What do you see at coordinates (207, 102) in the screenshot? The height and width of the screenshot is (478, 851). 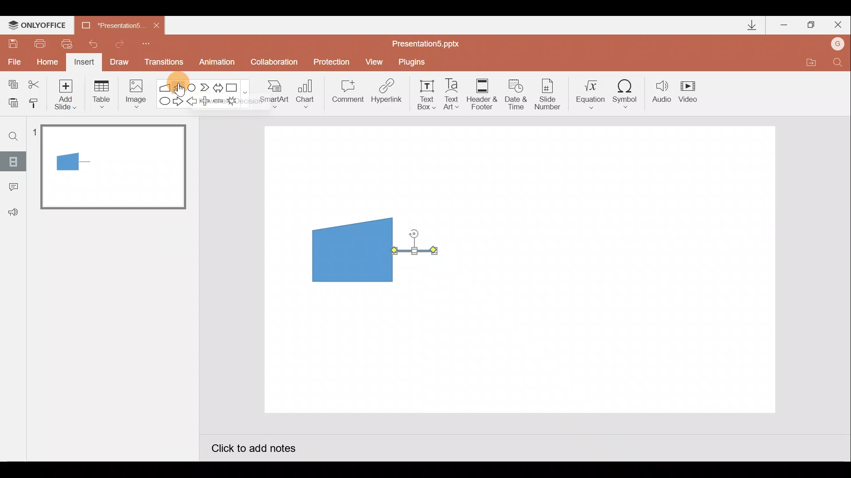 I see `Plus` at bounding box center [207, 102].